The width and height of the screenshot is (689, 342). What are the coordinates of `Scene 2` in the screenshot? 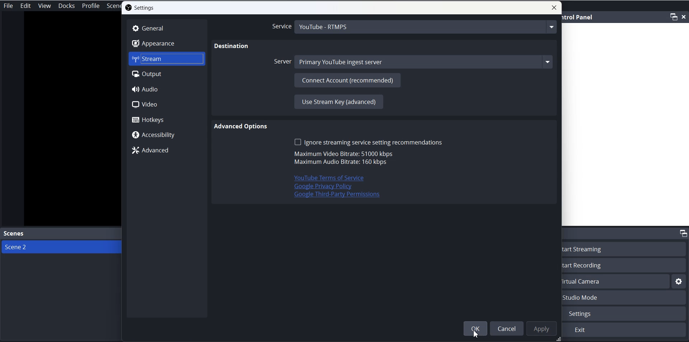 It's located at (61, 247).